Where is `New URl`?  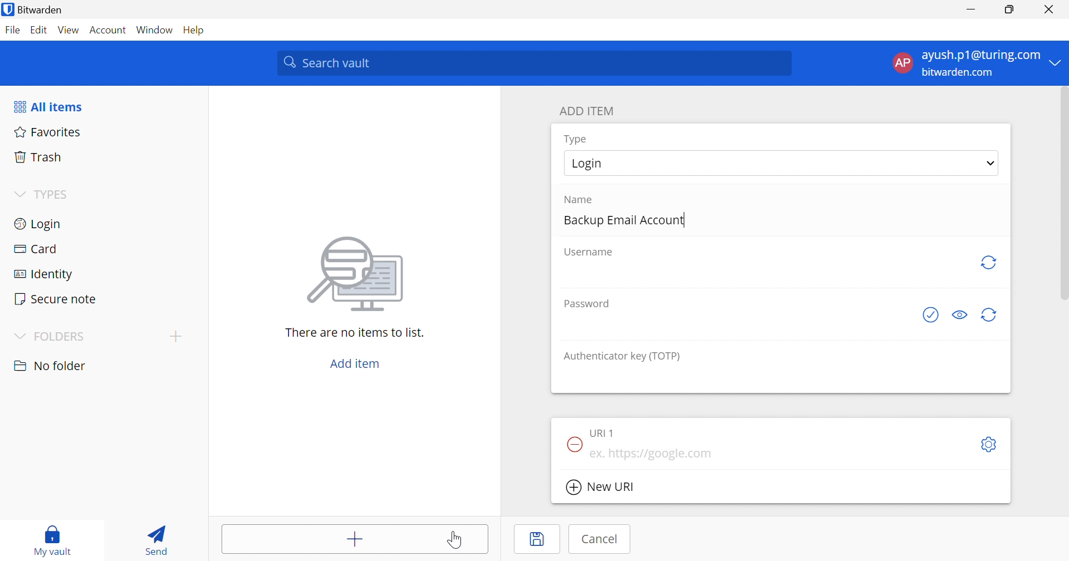 New URl is located at coordinates (600, 488).